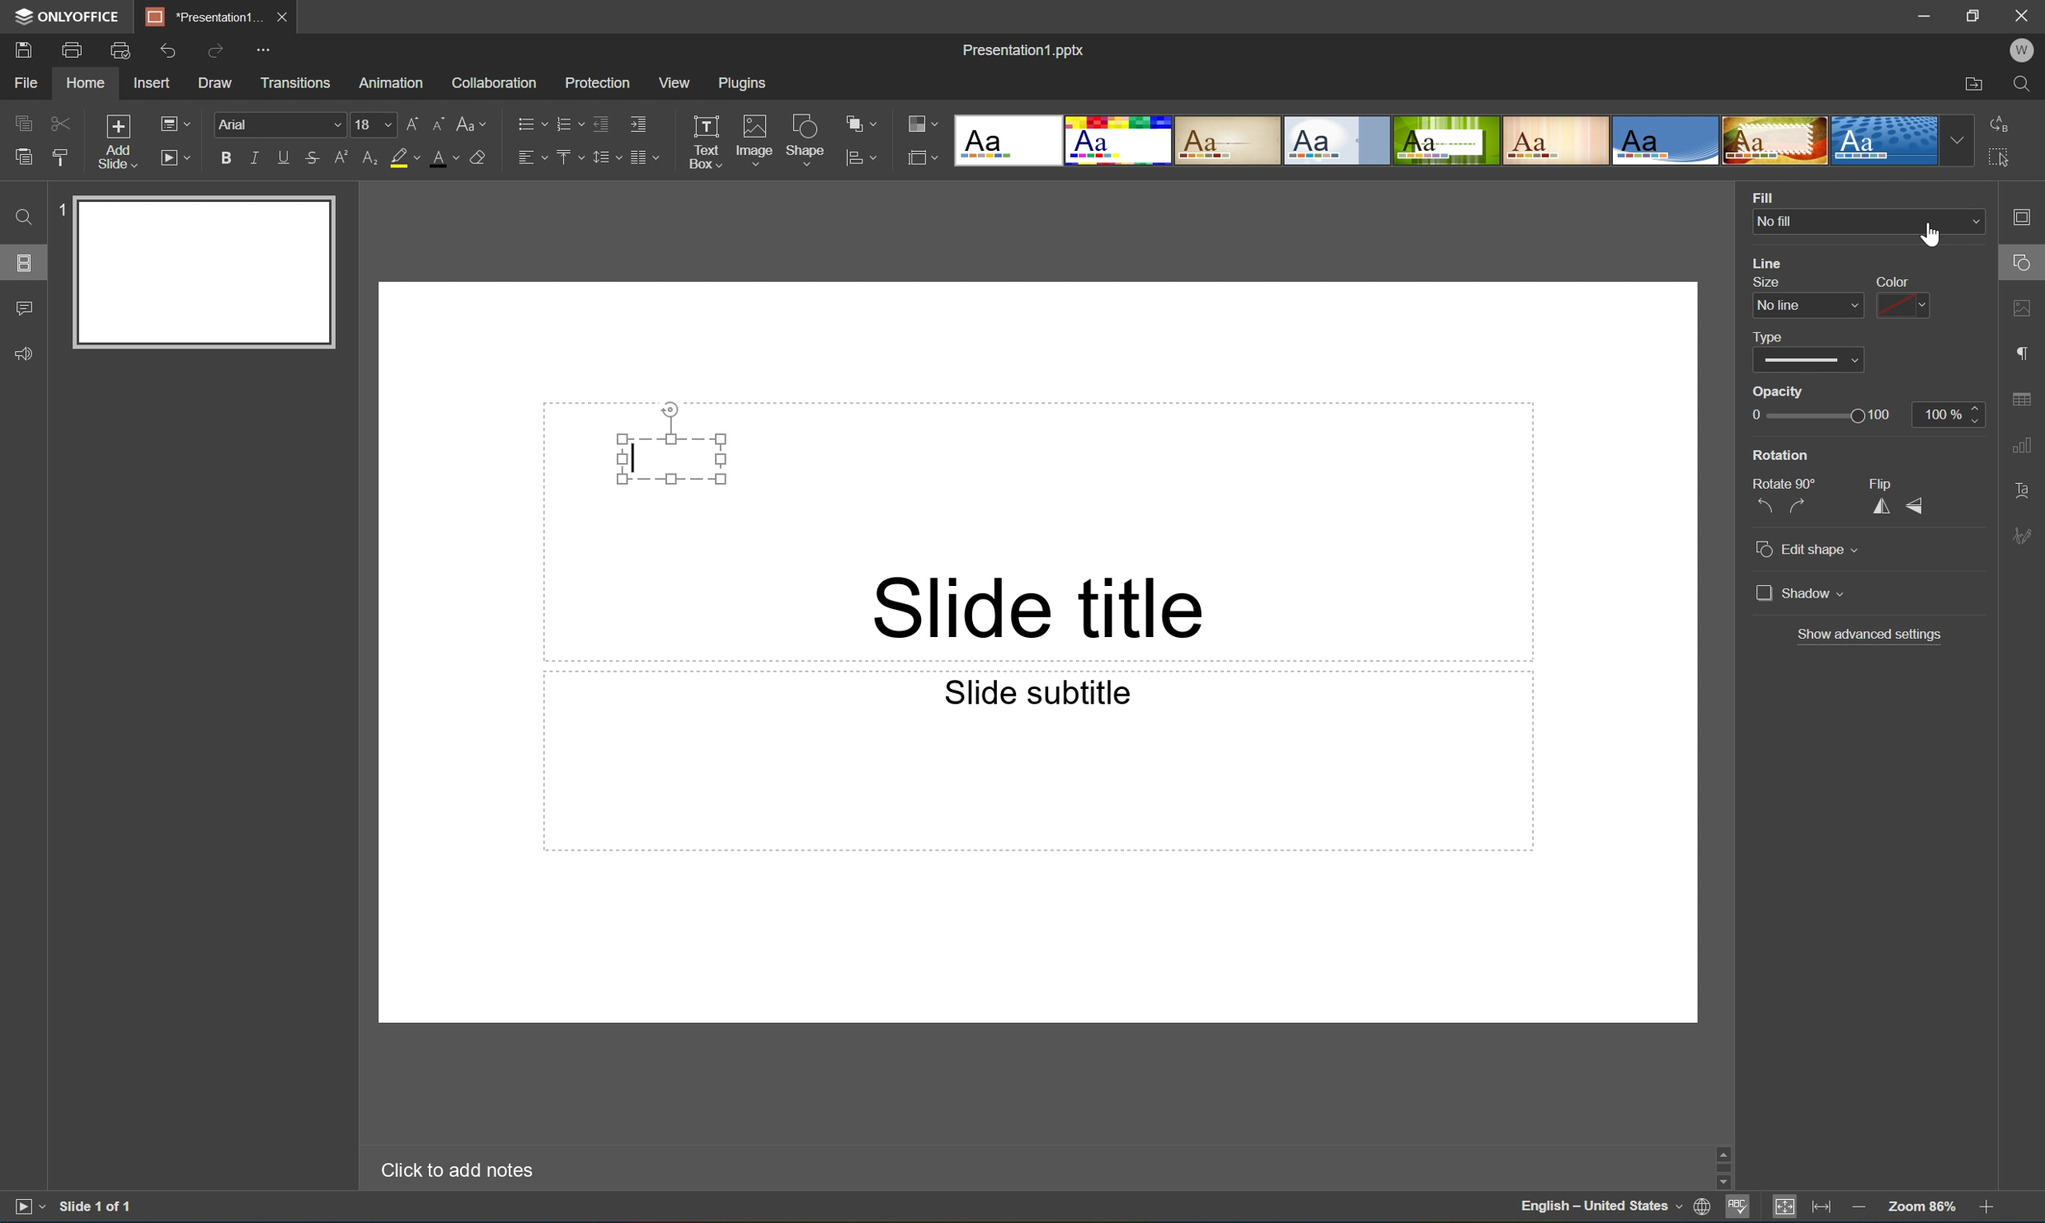 The height and width of the screenshot is (1223, 2045). Describe the element at coordinates (19, 217) in the screenshot. I see `Find` at that location.